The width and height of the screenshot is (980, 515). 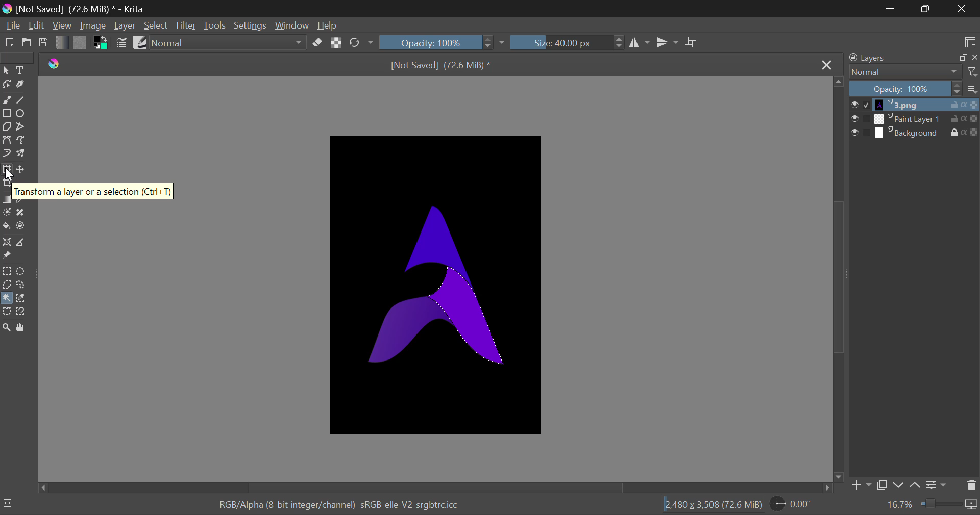 What do you see at coordinates (156, 25) in the screenshot?
I see `Select` at bounding box center [156, 25].